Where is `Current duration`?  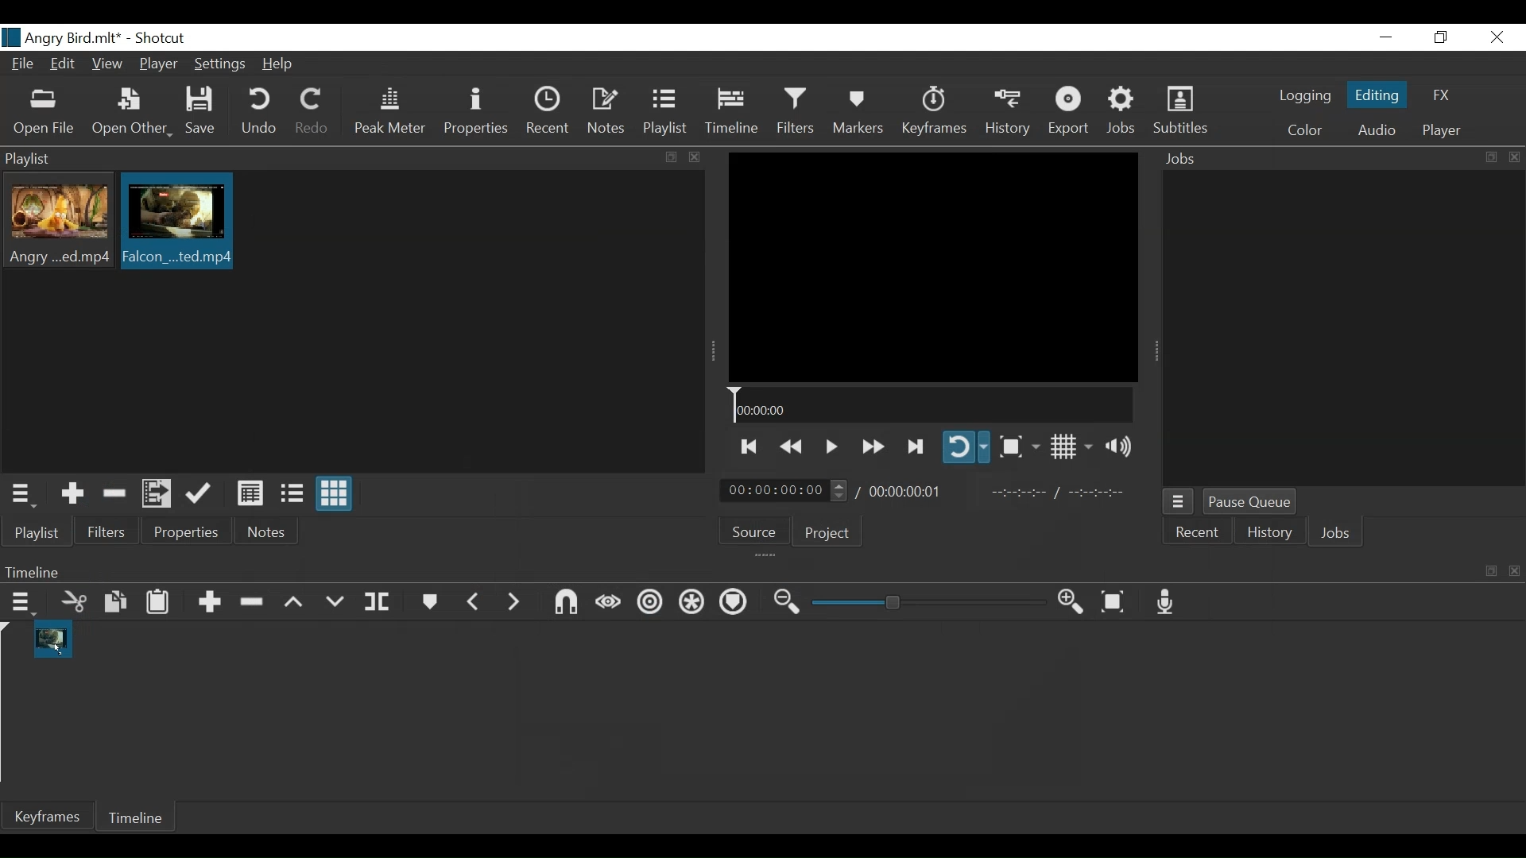 Current duration is located at coordinates (784, 491).